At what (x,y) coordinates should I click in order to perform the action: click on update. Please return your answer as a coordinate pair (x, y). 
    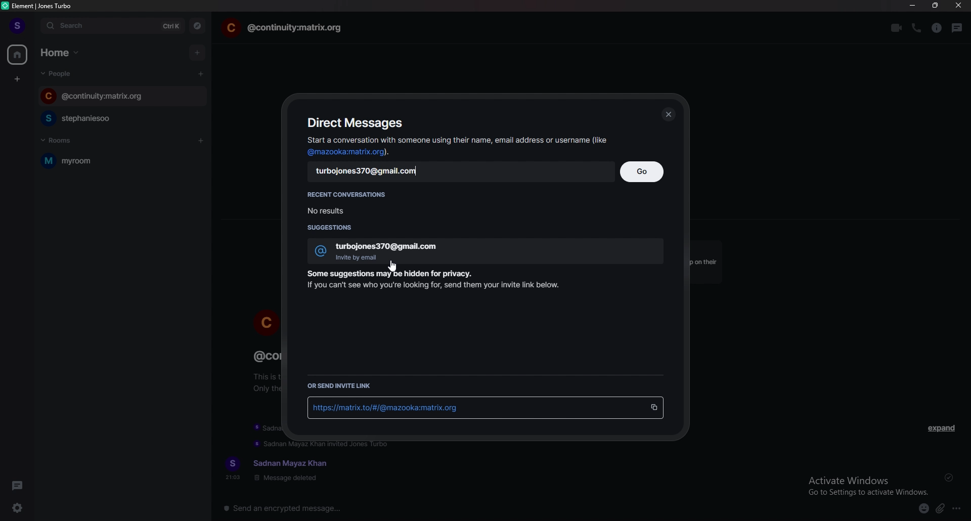
    Looking at the image, I should click on (325, 445).